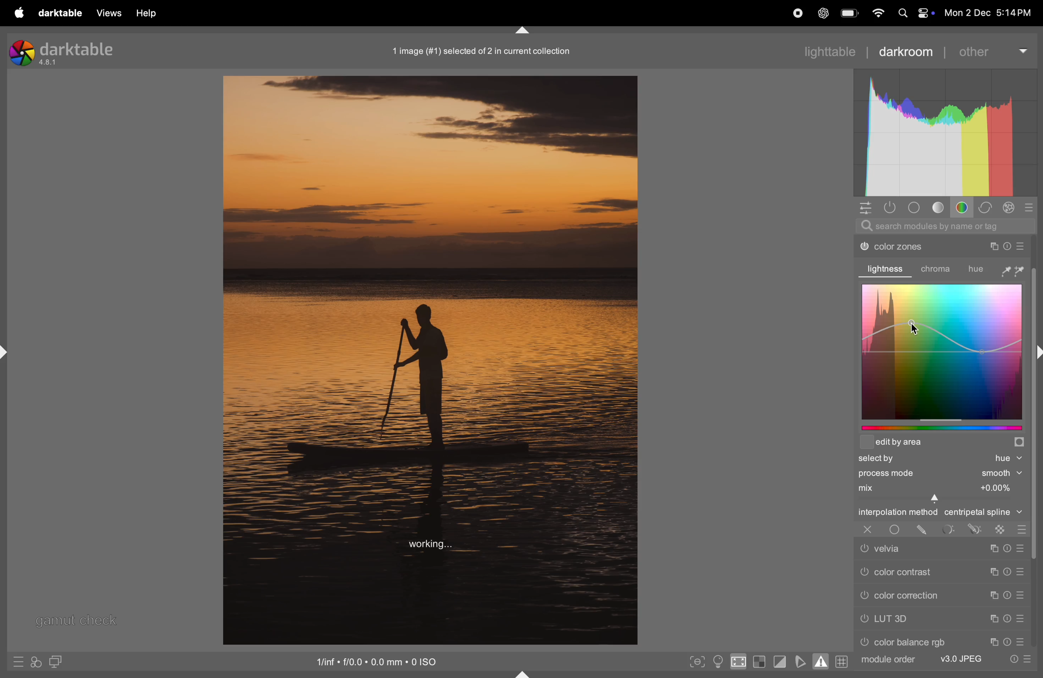 The image size is (1043, 678). I want to click on views, so click(110, 14).